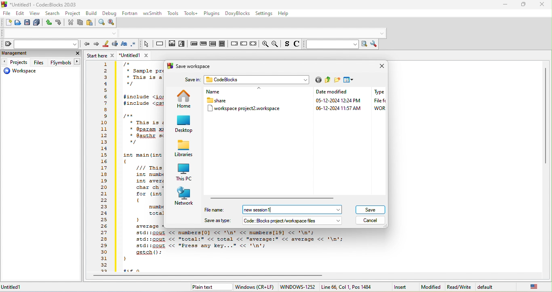 Image resolution: width=552 pixels, height=292 pixels. What do you see at coordinates (101, 56) in the screenshot?
I see `start here` at bounding box center [101, 56].